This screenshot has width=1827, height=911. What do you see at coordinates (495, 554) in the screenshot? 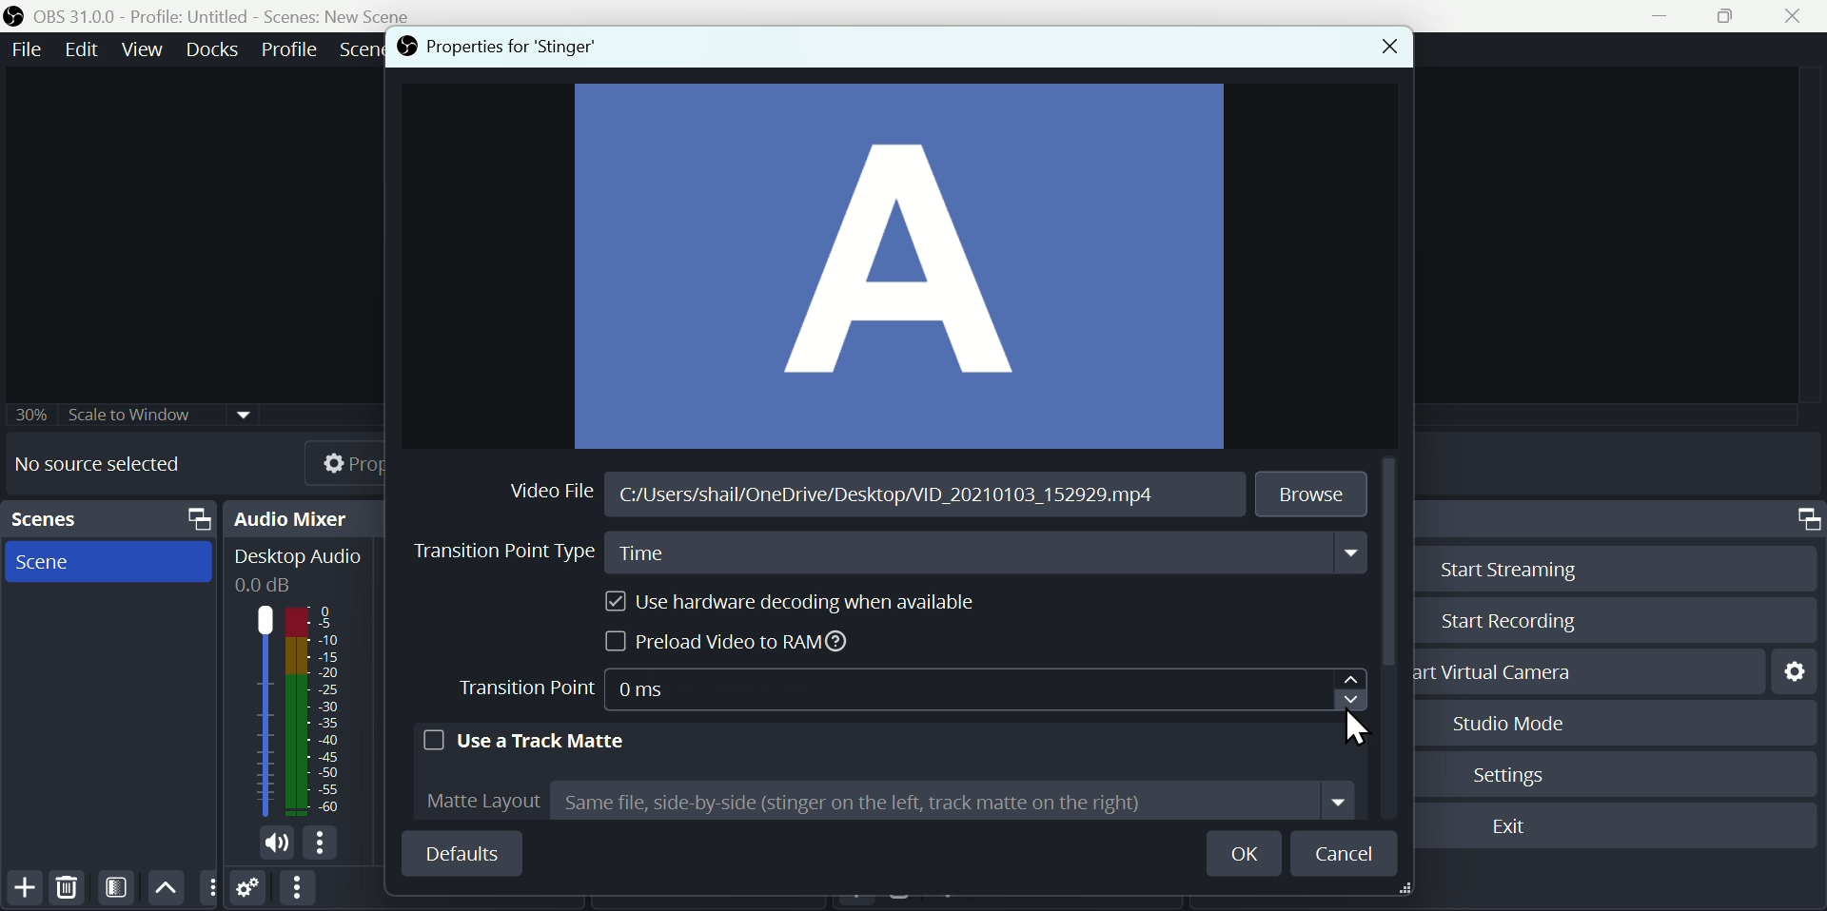
I see `transition point type` at bounding box center [495, 554].